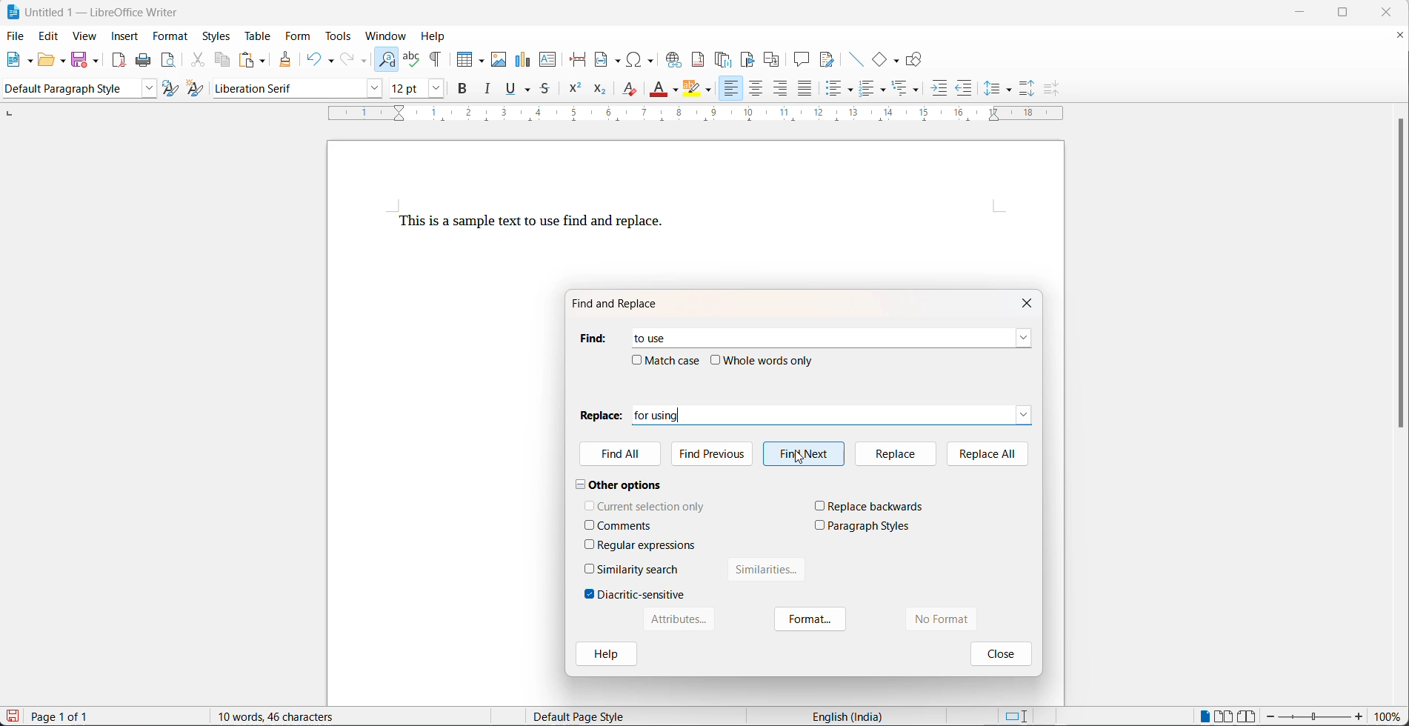 The height and width of the screenshot is (726, 1409). What do you see at coordinates (801, 457) in the screenshot?
I see `cursor` at bounding box center [801, 457].